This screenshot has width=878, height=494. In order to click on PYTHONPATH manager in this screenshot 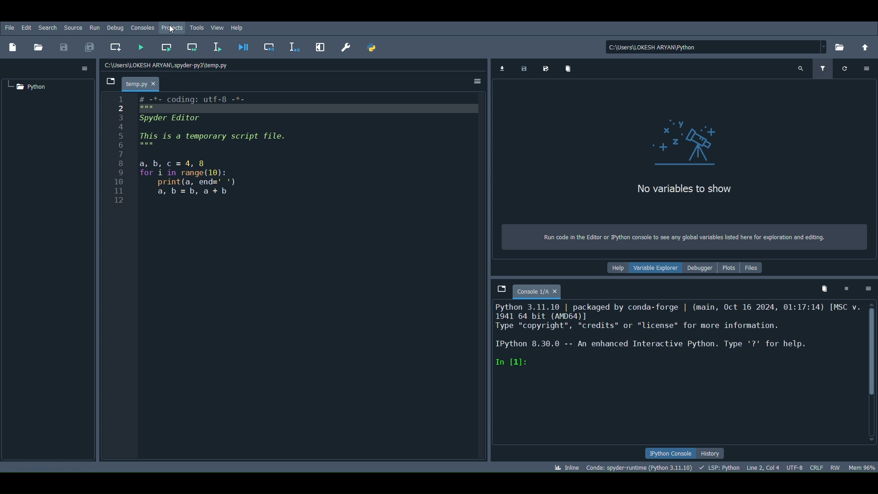, I will do `click(373, 48)`.